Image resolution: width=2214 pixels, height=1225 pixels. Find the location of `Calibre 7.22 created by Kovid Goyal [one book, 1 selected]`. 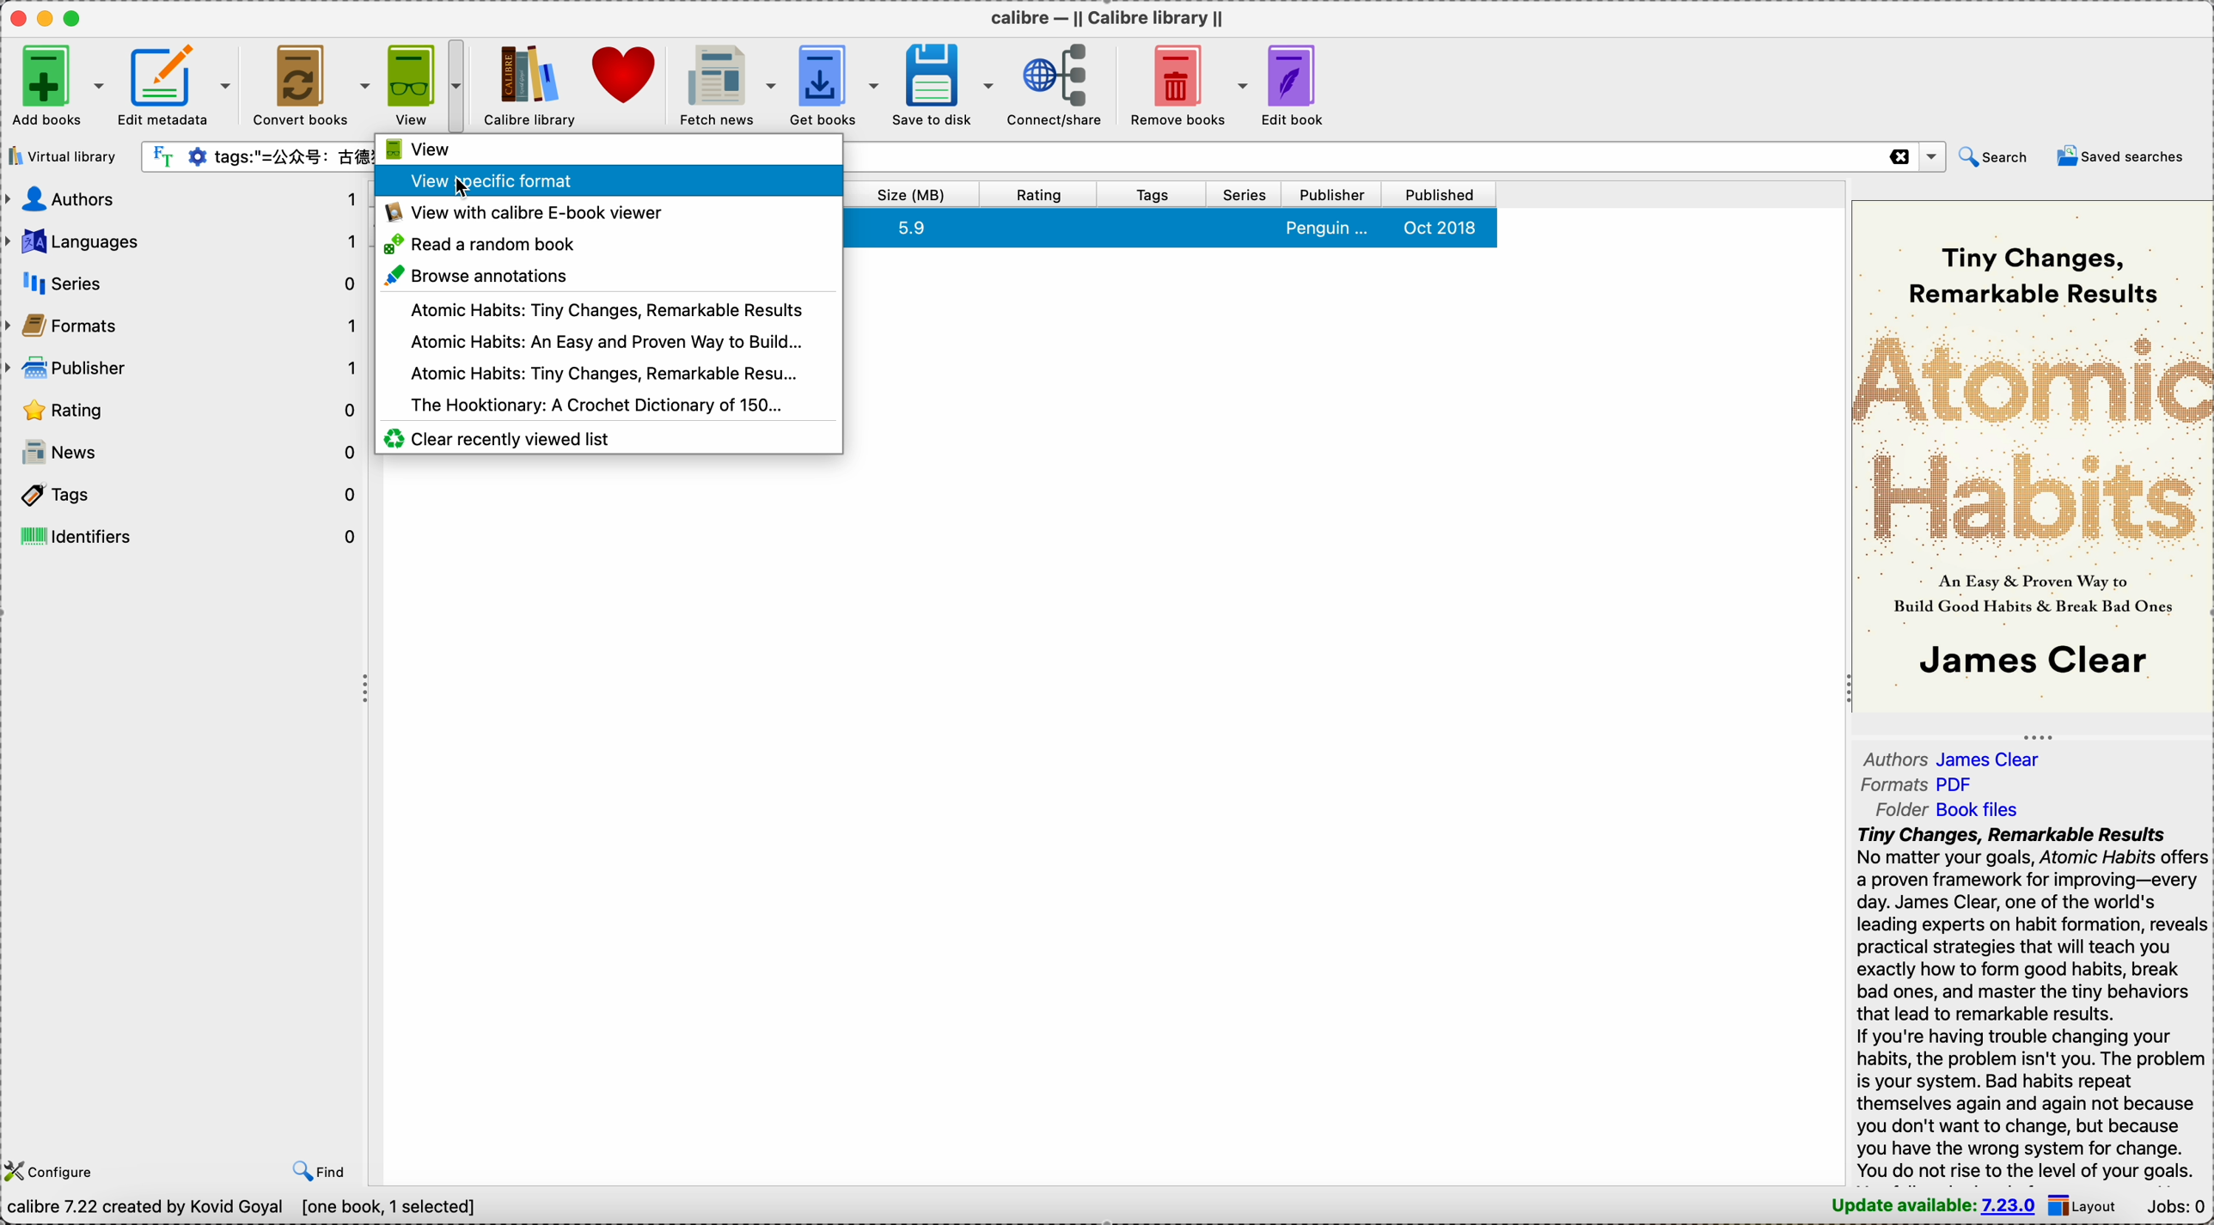

Calibre 7.22 created by Kovid Goyal [one book, 1 selected] is located at coordinates (243, 1209).